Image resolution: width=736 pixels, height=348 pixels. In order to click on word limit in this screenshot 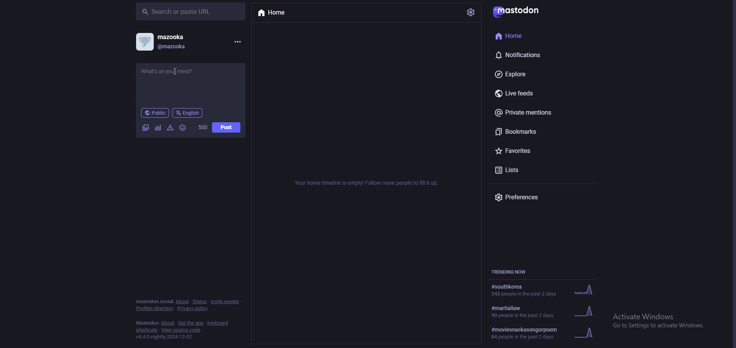, I will do `click(204, 128)`.